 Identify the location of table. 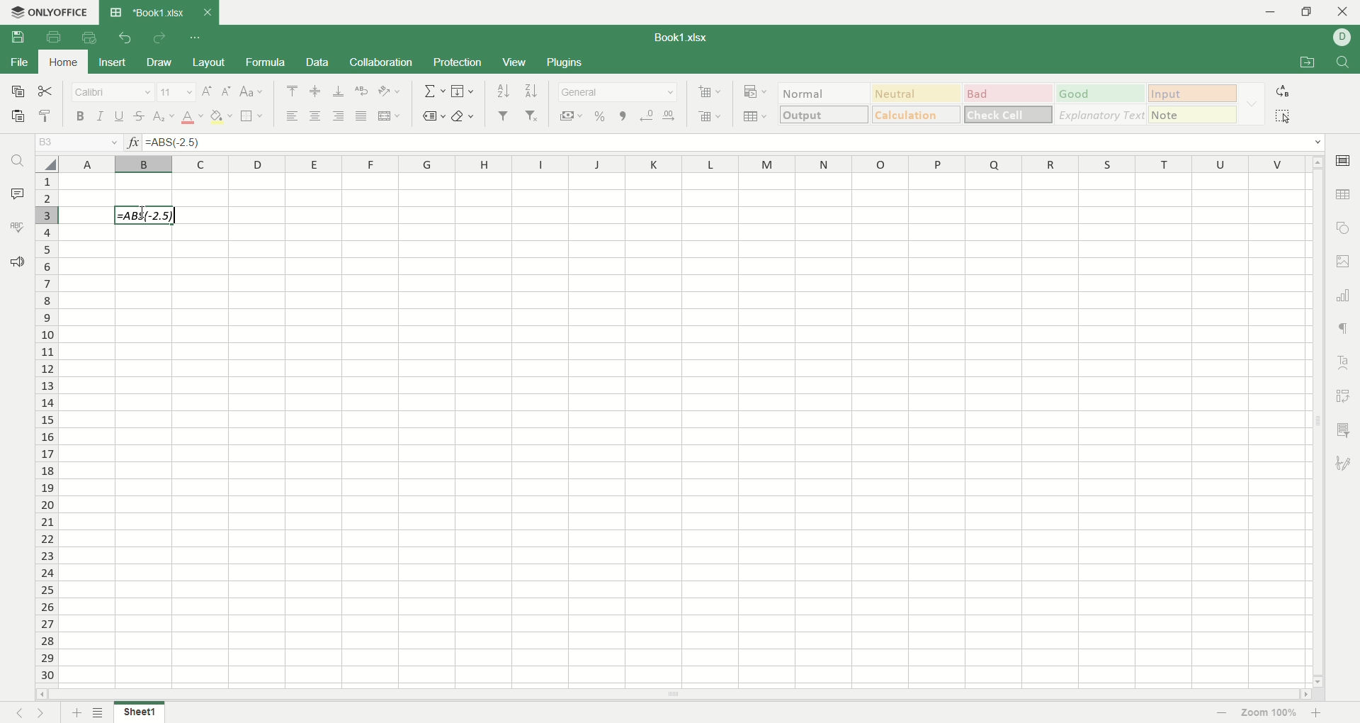
(756, 118).